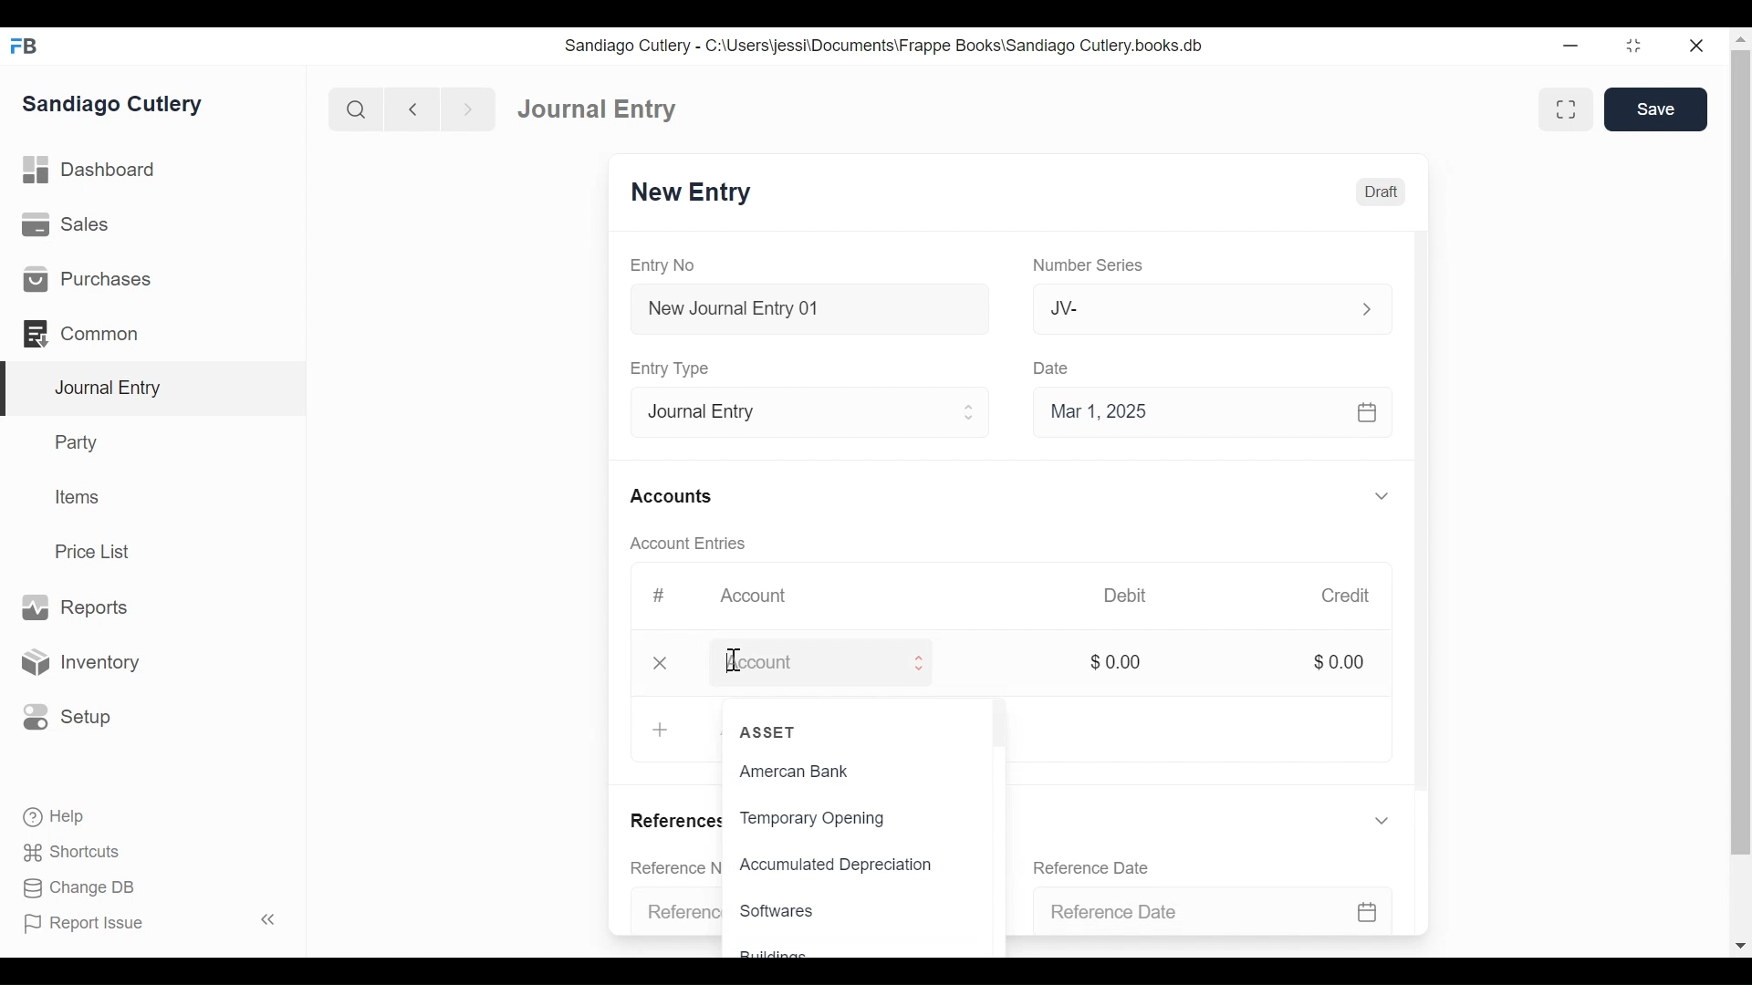 The width and height of the screenshot is (1752, 985). I want to click on expand/collapse, so click(1392, 495).